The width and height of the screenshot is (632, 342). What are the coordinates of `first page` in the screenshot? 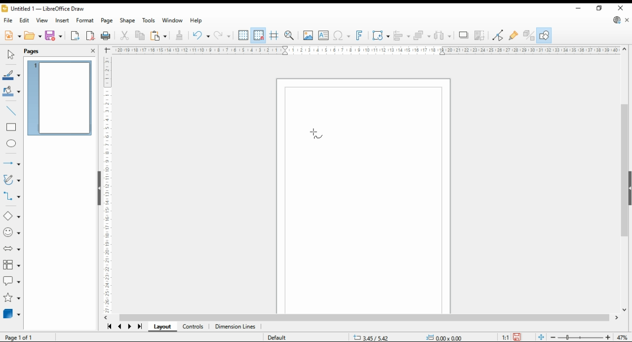 It's located at (109, 326).